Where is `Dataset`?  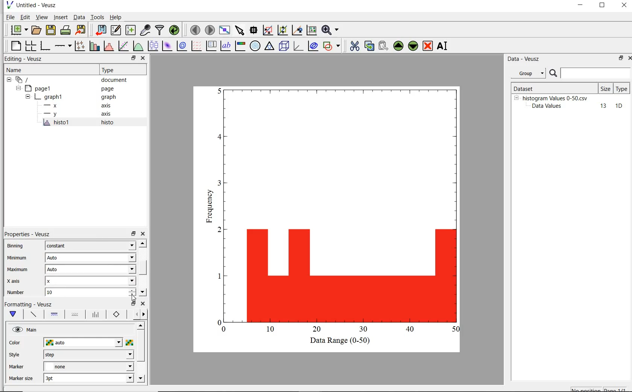
Dataset is located at coordinates (536, 87).